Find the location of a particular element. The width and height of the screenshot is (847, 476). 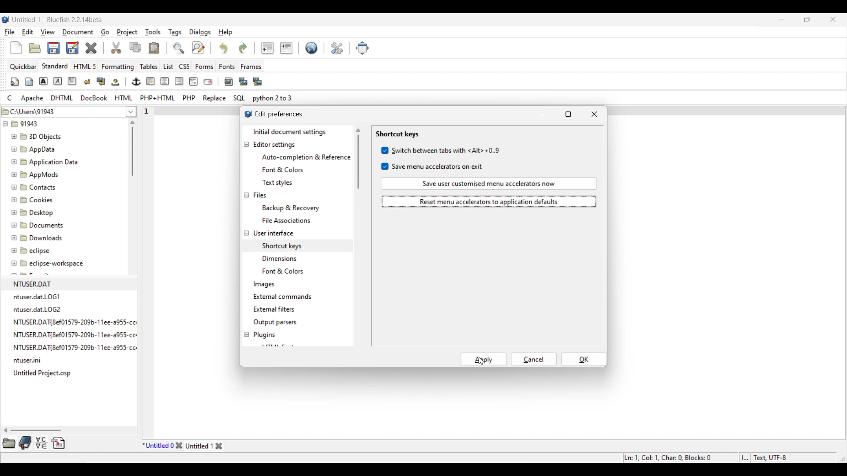

Application Data is located at coordinates (45, 160).